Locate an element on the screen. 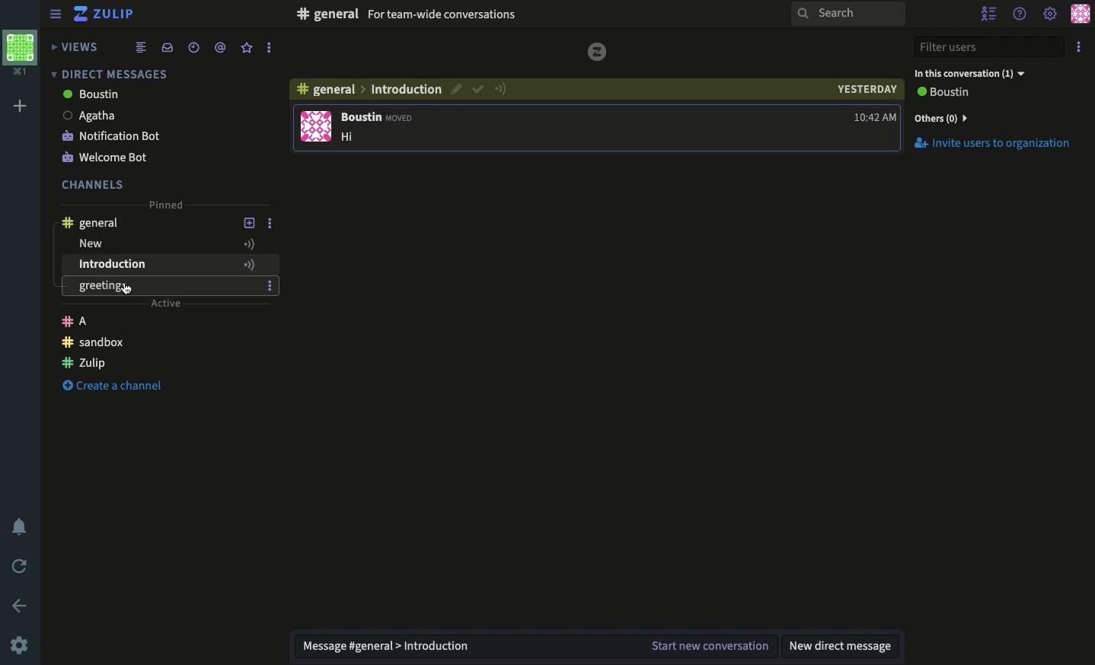  Active is located at coordinates (166, 304).